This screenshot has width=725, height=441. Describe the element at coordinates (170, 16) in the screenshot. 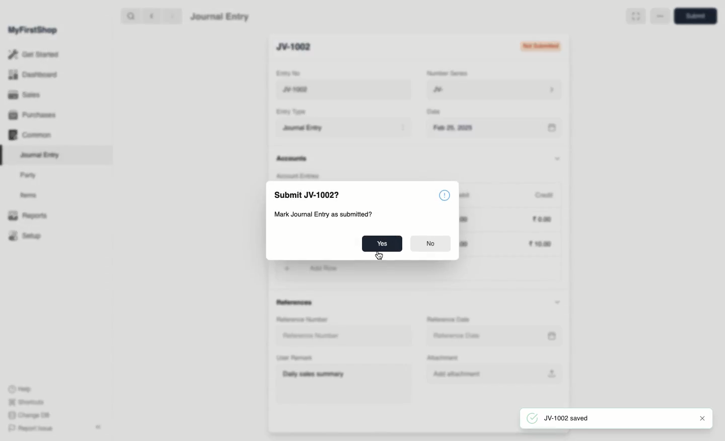

I see `forward >` at that location.